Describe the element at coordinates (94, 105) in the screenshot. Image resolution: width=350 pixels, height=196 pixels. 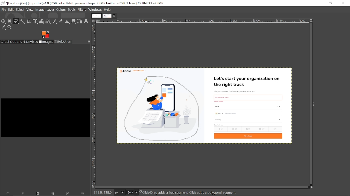
I see `Vertical label` at that location.